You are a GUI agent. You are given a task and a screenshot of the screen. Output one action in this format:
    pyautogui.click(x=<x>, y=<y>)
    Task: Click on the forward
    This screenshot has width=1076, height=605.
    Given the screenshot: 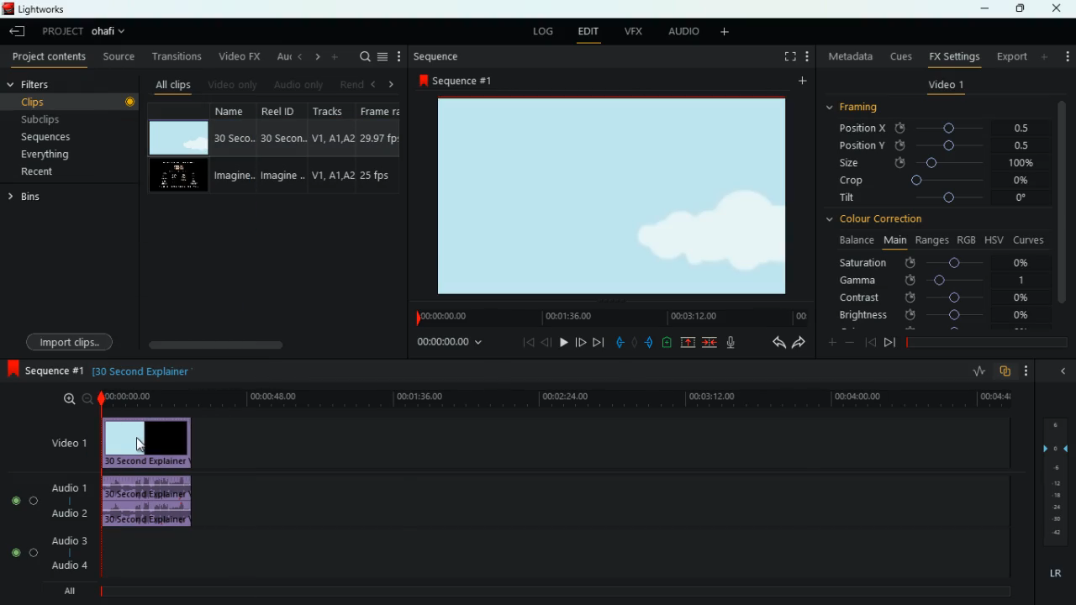 What is the action you would take?
    pyautogui.click(x=799, y=344)
    